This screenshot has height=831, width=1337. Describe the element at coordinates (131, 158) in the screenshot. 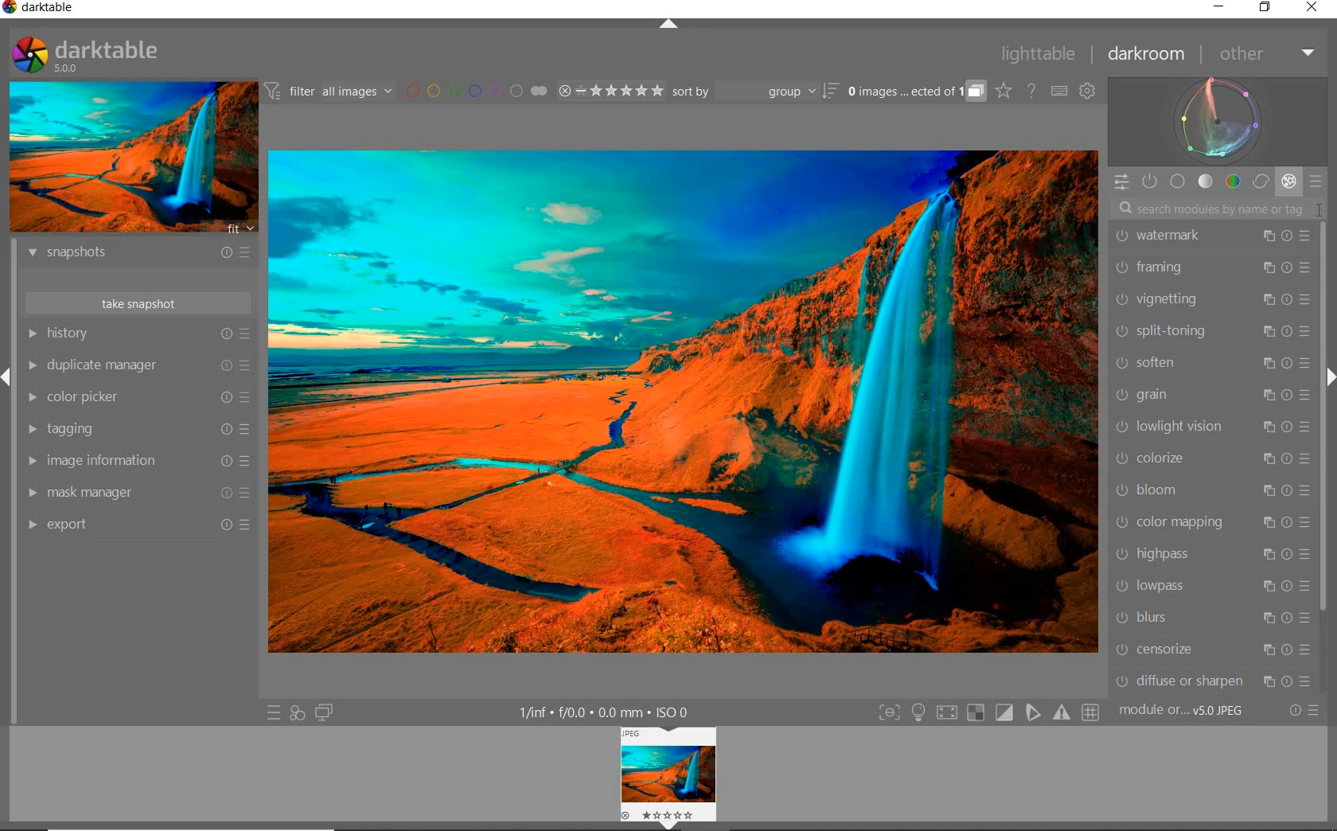

I see `IMAGE PREVIEW` at that location.